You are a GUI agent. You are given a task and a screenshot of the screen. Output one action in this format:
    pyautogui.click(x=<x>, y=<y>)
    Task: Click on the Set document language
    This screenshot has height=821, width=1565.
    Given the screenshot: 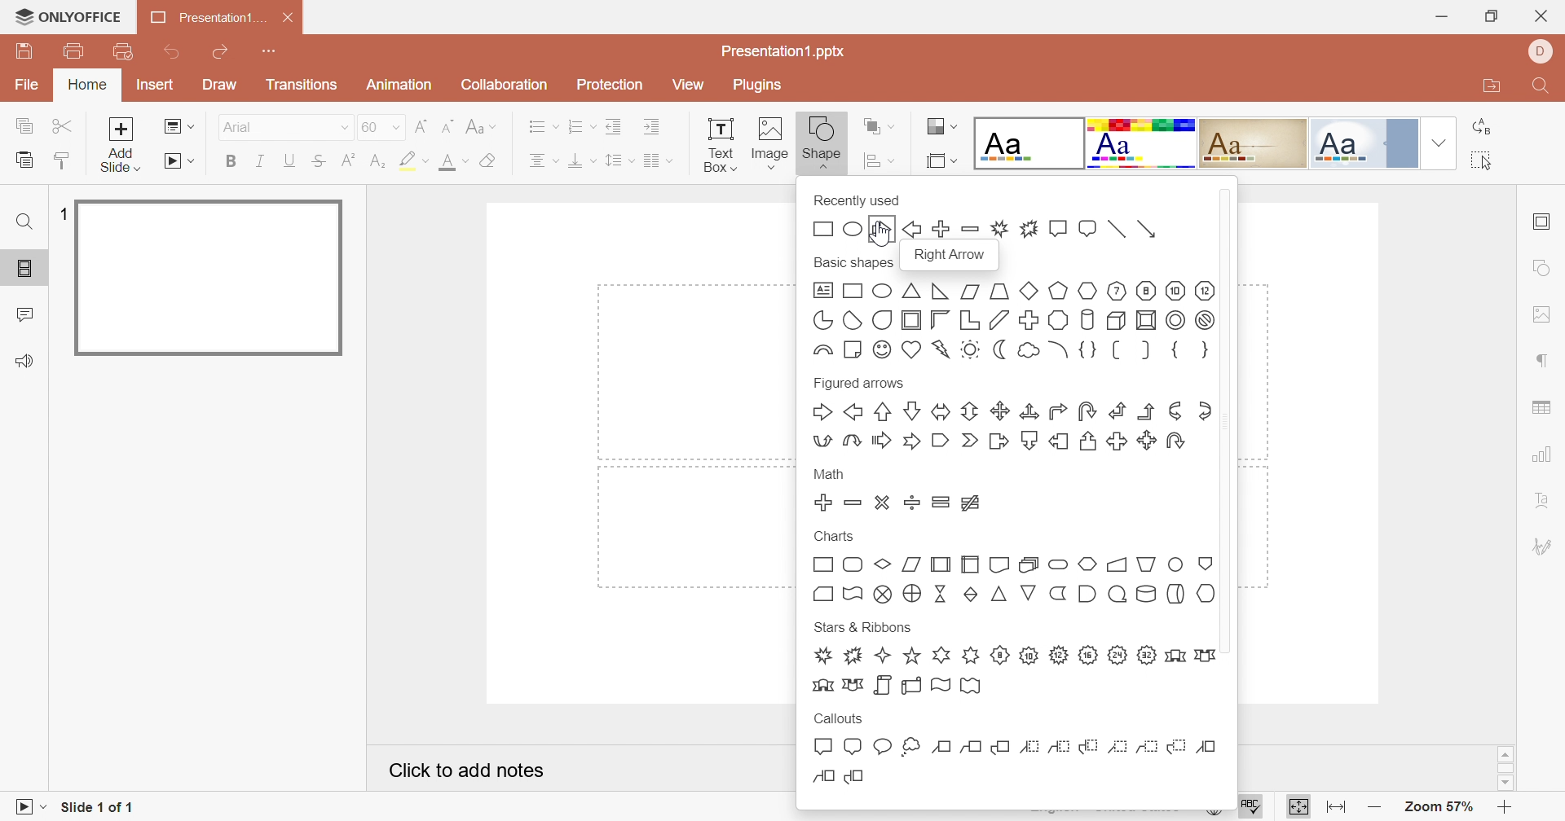 What is the action you would take?
    pyautogui.click(x=1215, y=808)
    